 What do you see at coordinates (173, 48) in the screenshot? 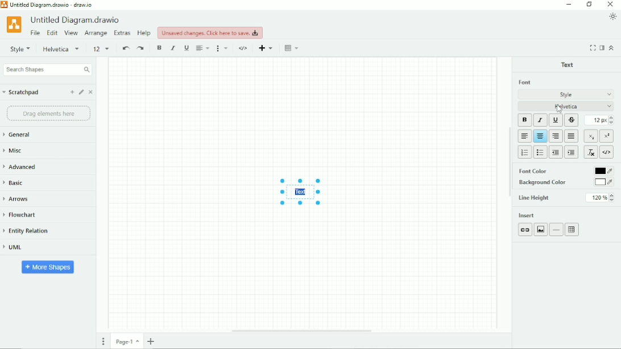
I see `Italic` at bounding box center [173, 48].